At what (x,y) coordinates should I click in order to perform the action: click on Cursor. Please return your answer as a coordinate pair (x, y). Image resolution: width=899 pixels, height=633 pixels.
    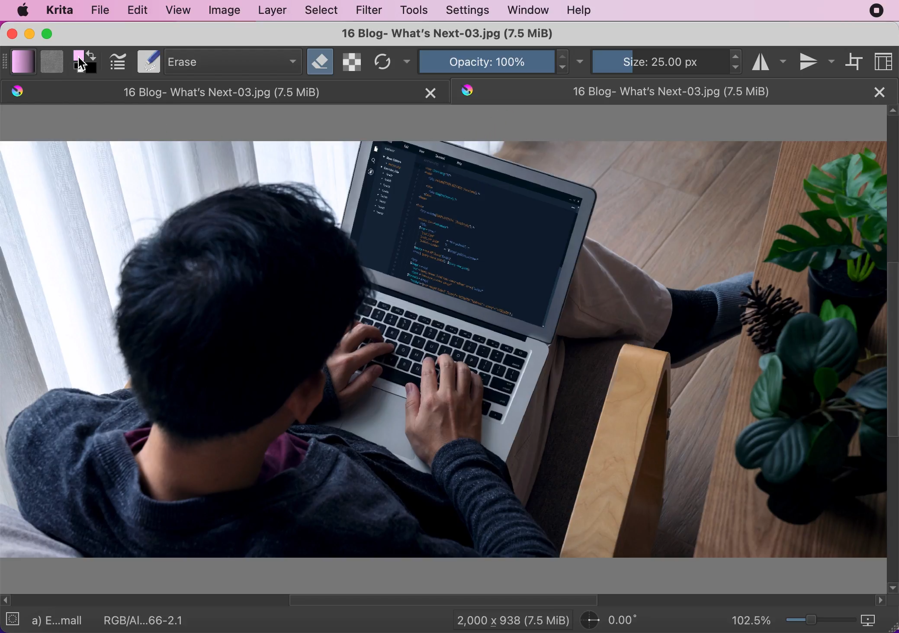
    Looking at the image, I should click on (83, 64).